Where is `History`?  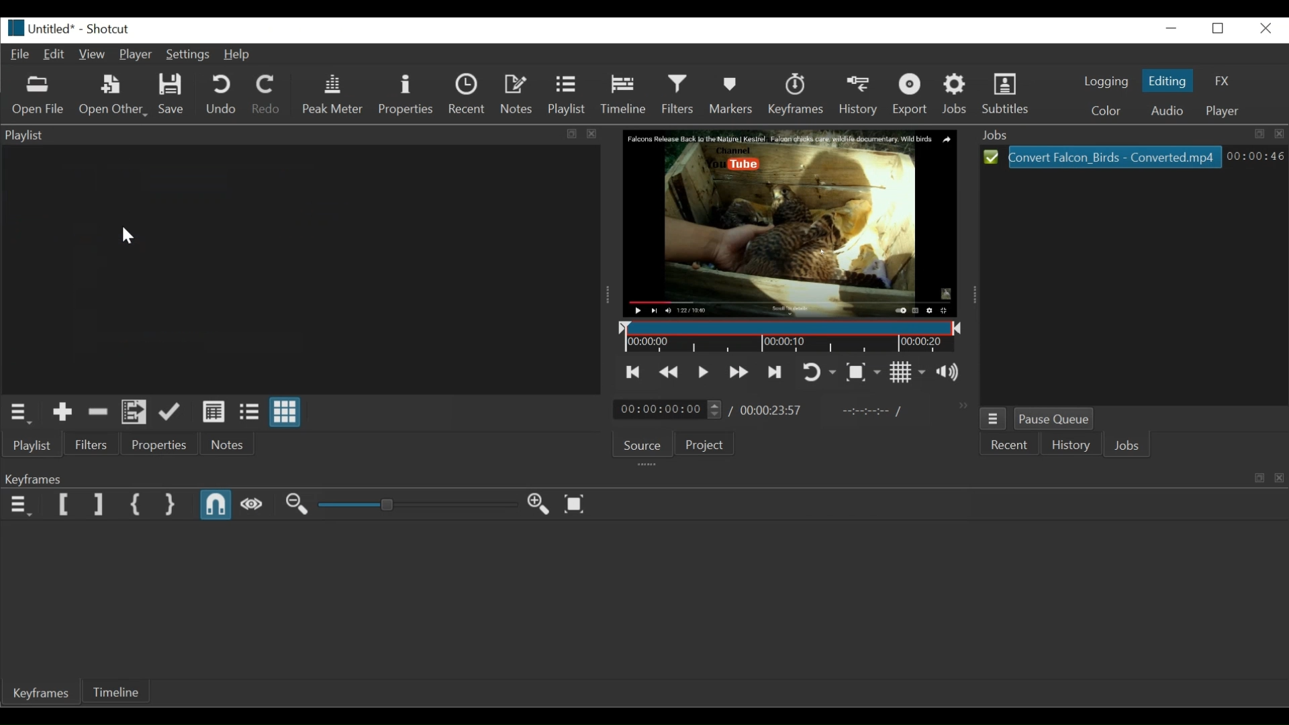
History is located at coordinates (1070, 446).